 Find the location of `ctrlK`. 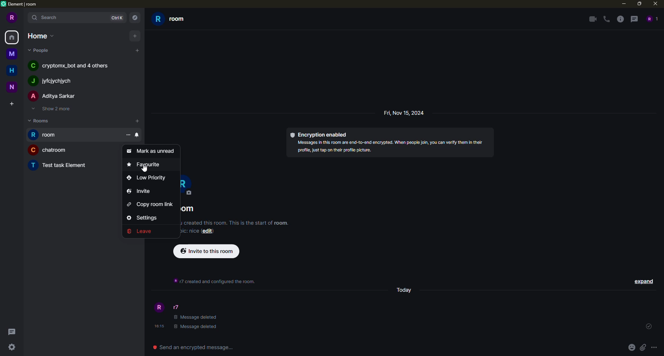

ctrlK is located at coordinates (117, 17).